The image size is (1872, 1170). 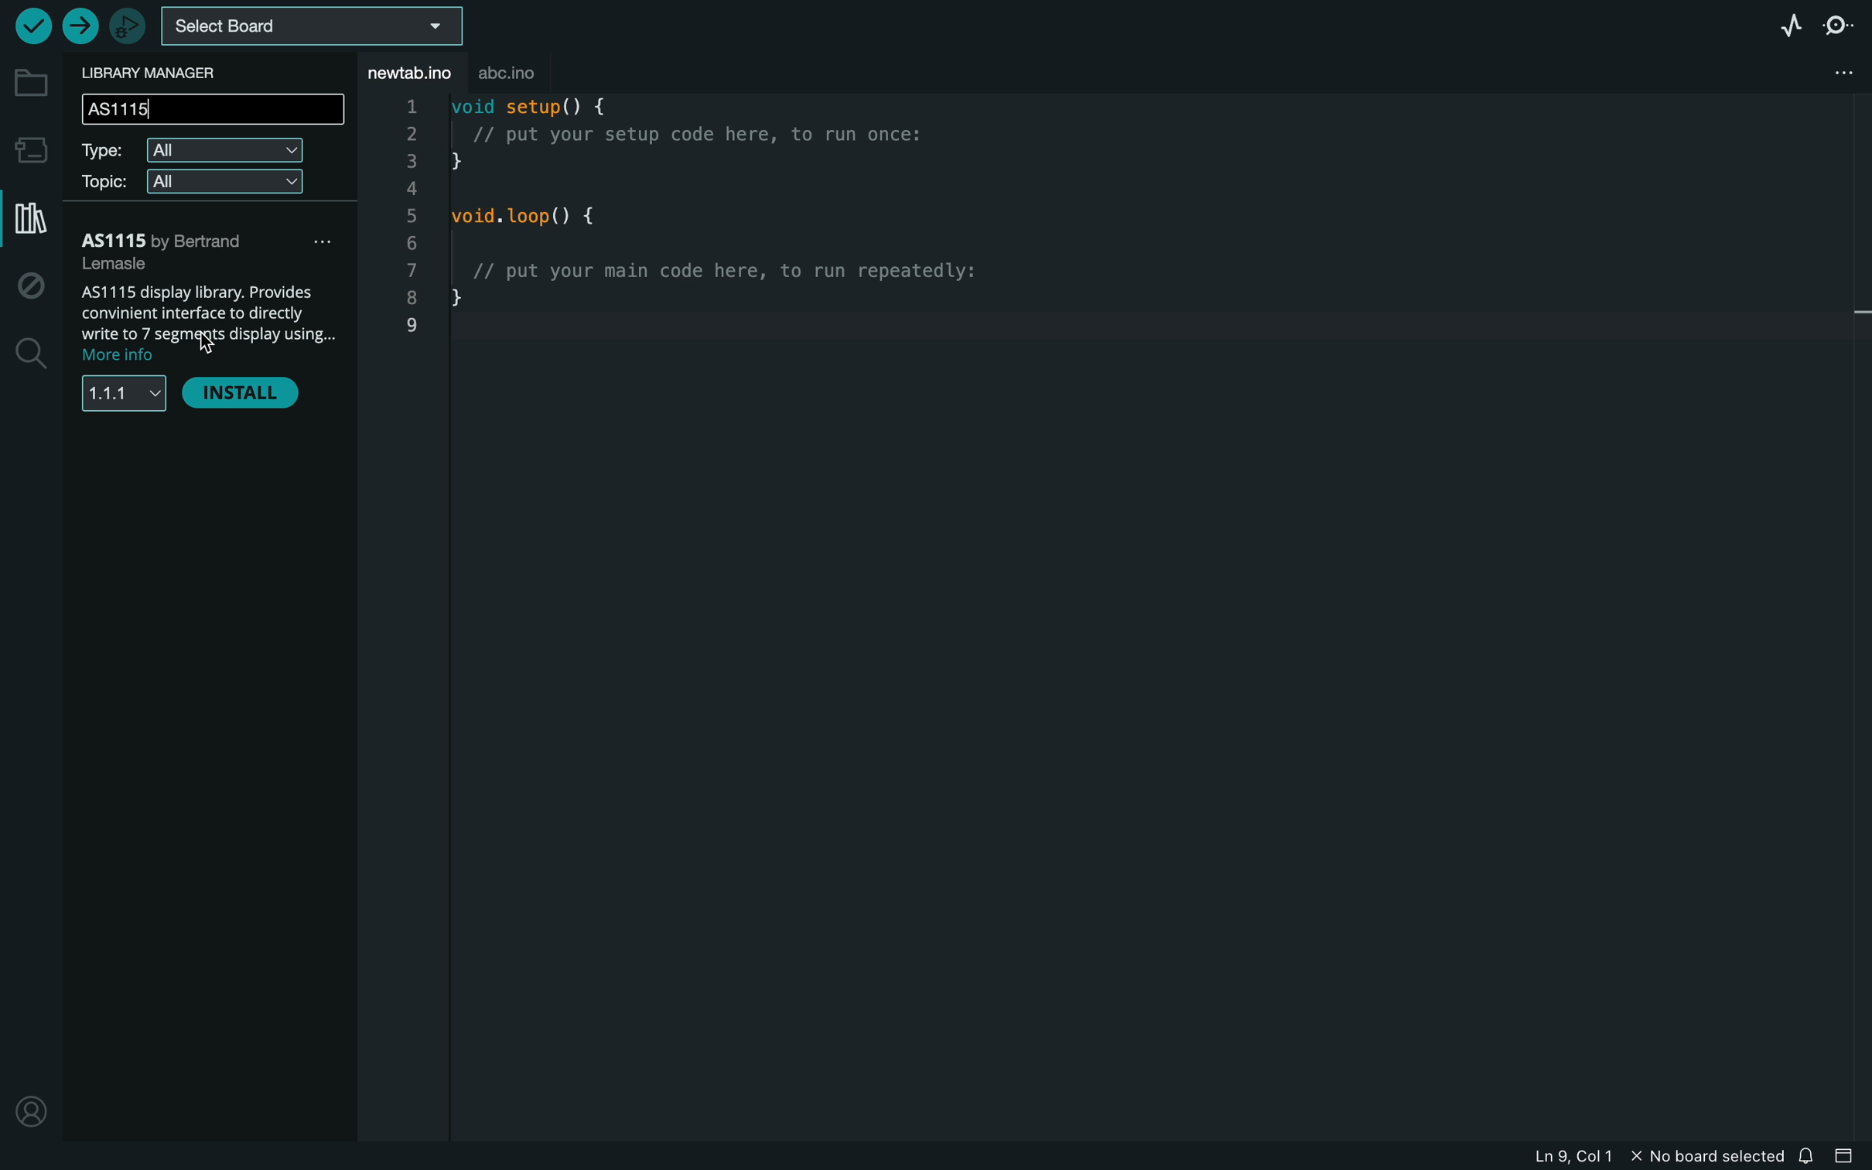 What do you see at coordinates (210, 108) in the screenshot?
I see `AS1115` at bounding box center [210, 108].